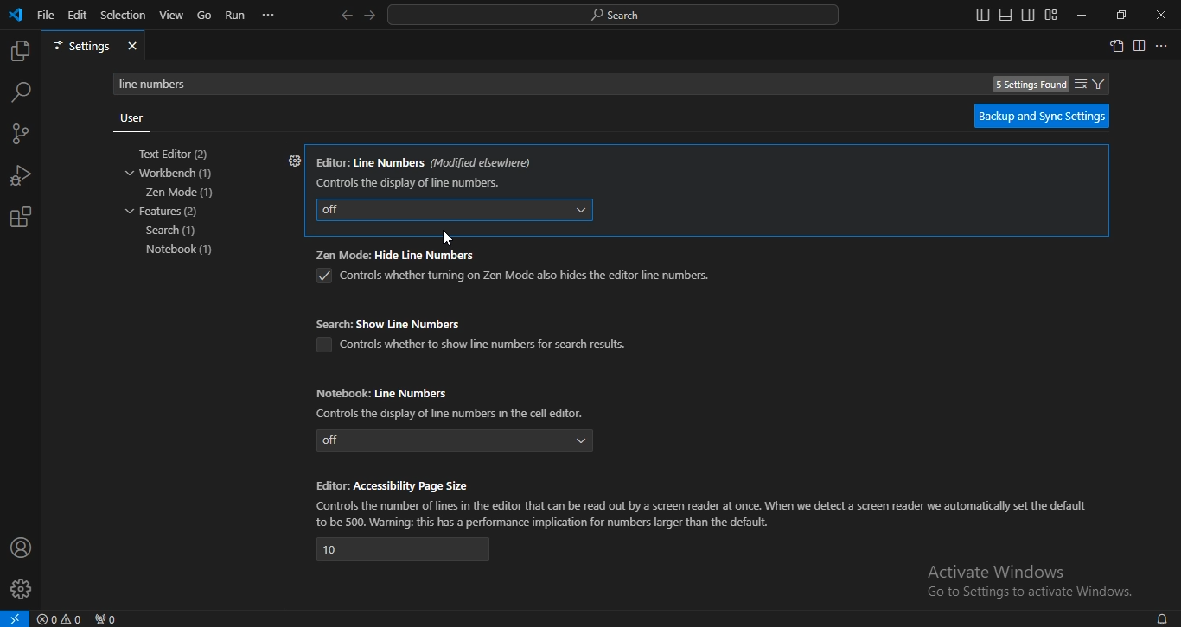 Image resolution: width=1181 pixels, height=627 pixels. Describe the element at coordinates (404, 549) in the screenshot. I see `4` at that location.